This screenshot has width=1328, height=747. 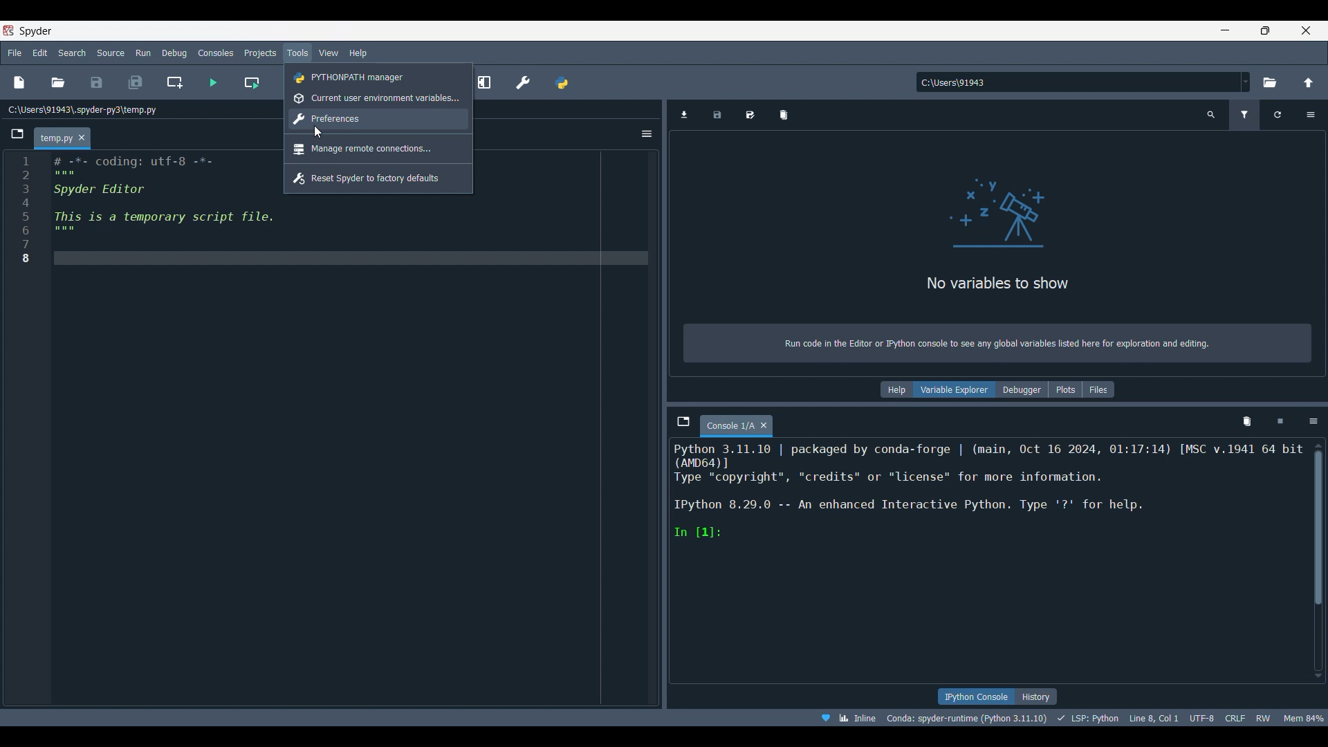 What do you see at coordinates (1235, 719) in the screenshot?
I see `CRLF` at bounding box center [1235, 719].